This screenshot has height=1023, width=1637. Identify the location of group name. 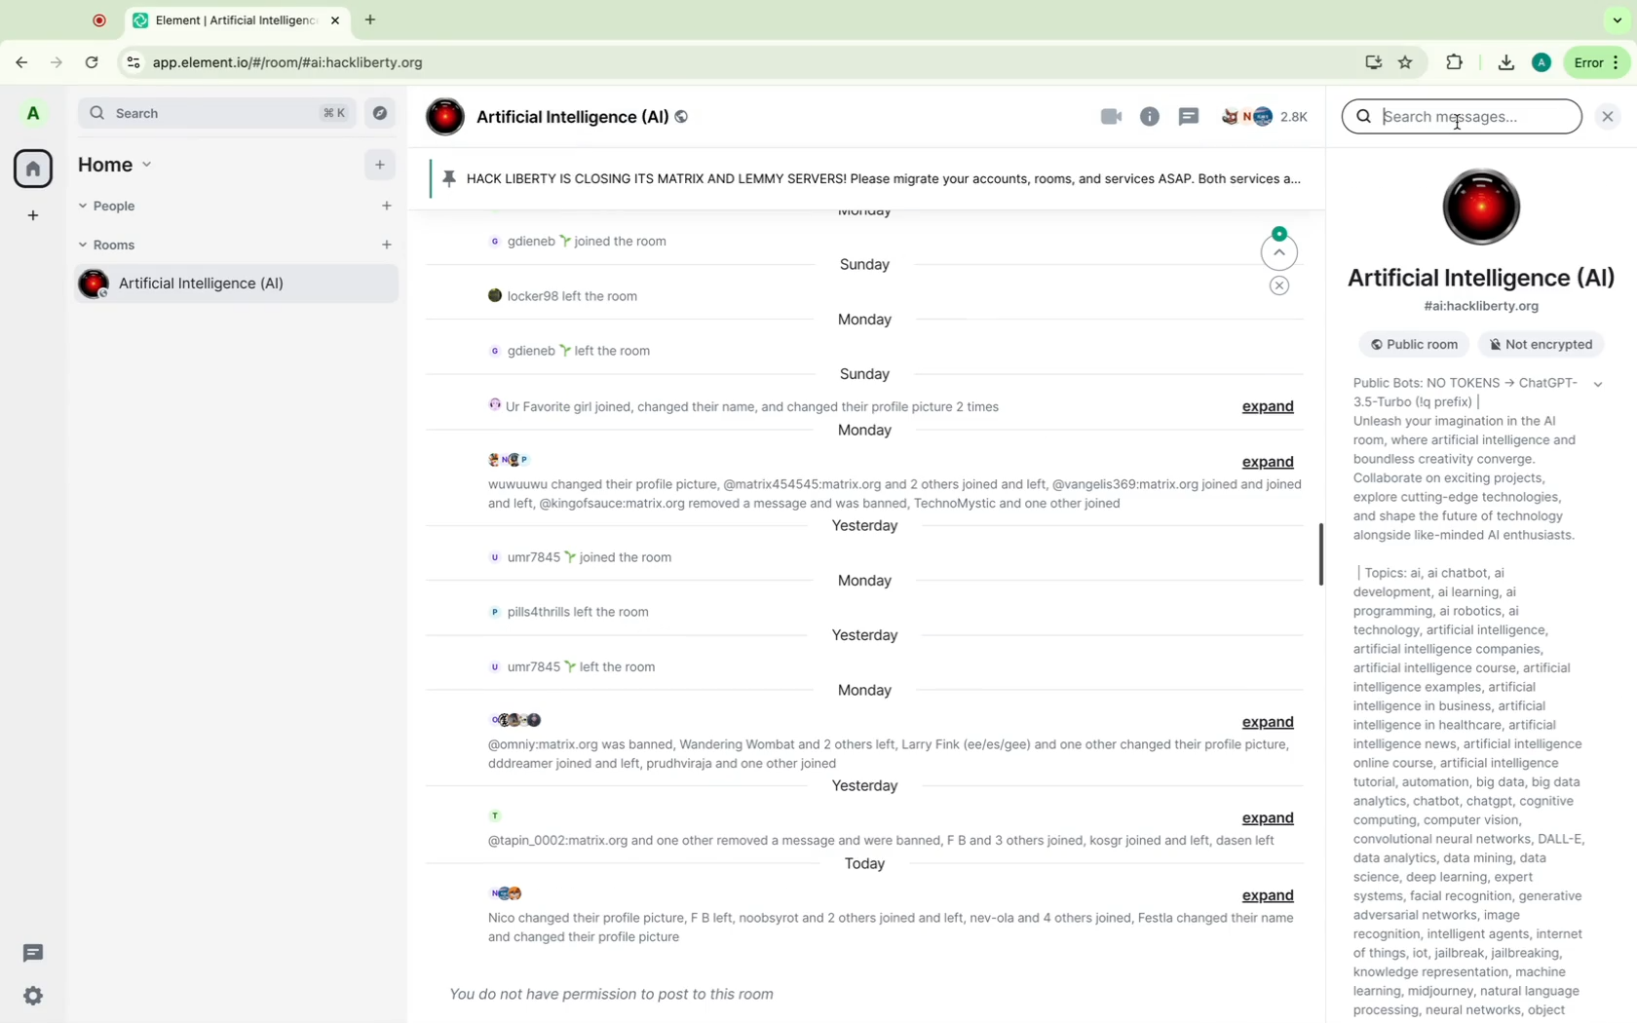
(559, 118).